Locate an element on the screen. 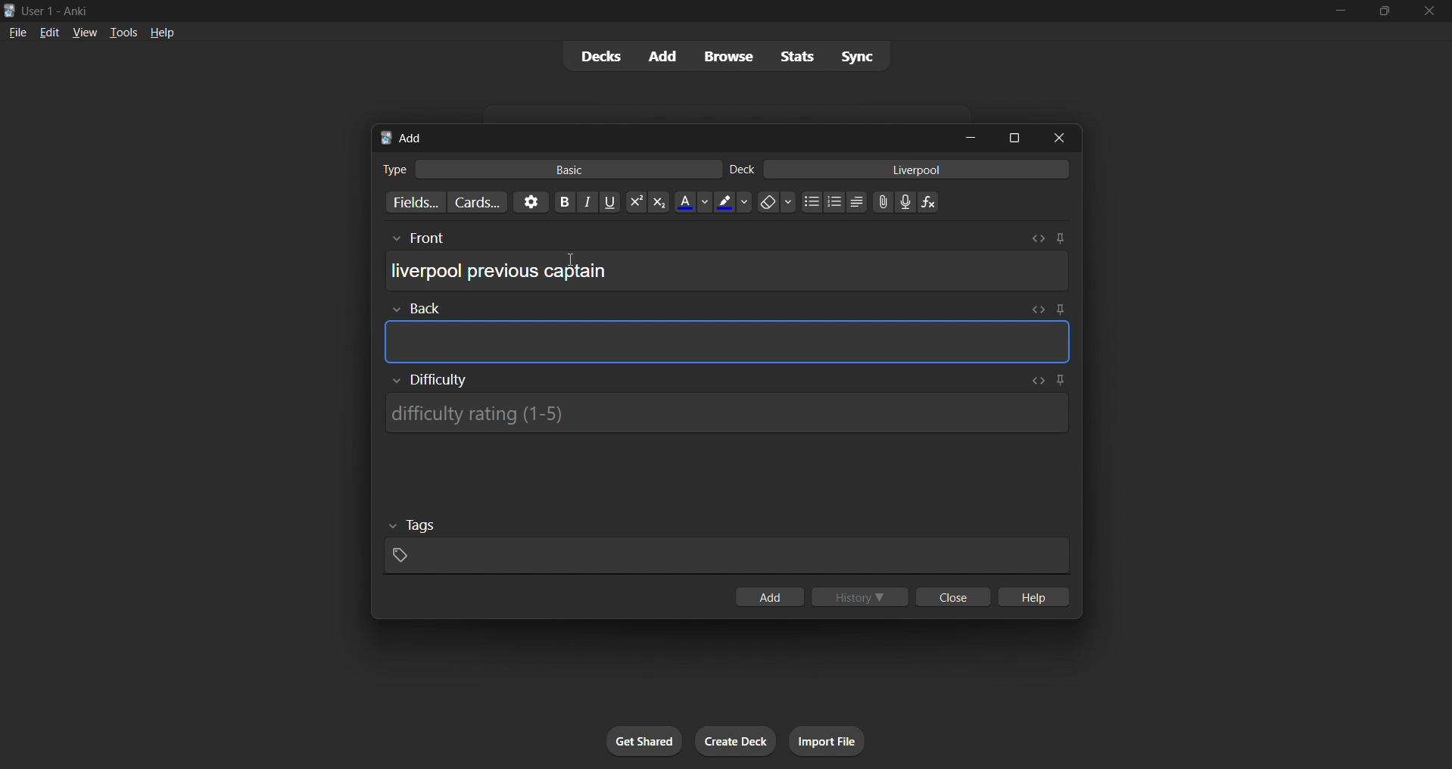 The width and height of the screenshot is (1452, 769). text highlight color is located at coordinates (733, 201).